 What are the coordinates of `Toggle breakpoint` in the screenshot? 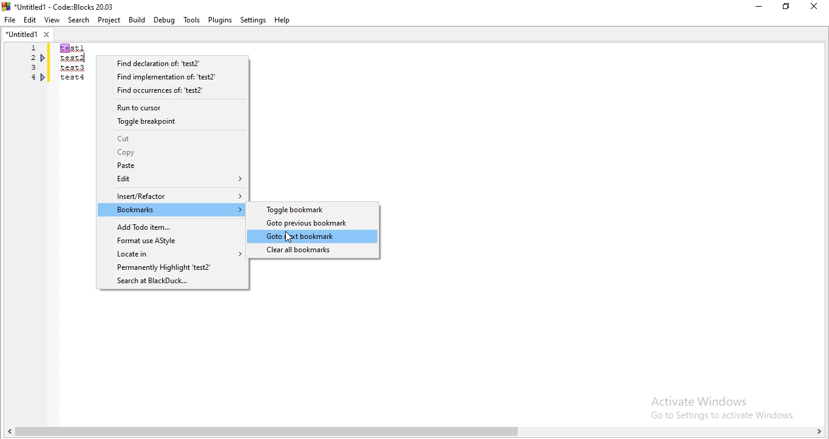 It's located at (172, 124).